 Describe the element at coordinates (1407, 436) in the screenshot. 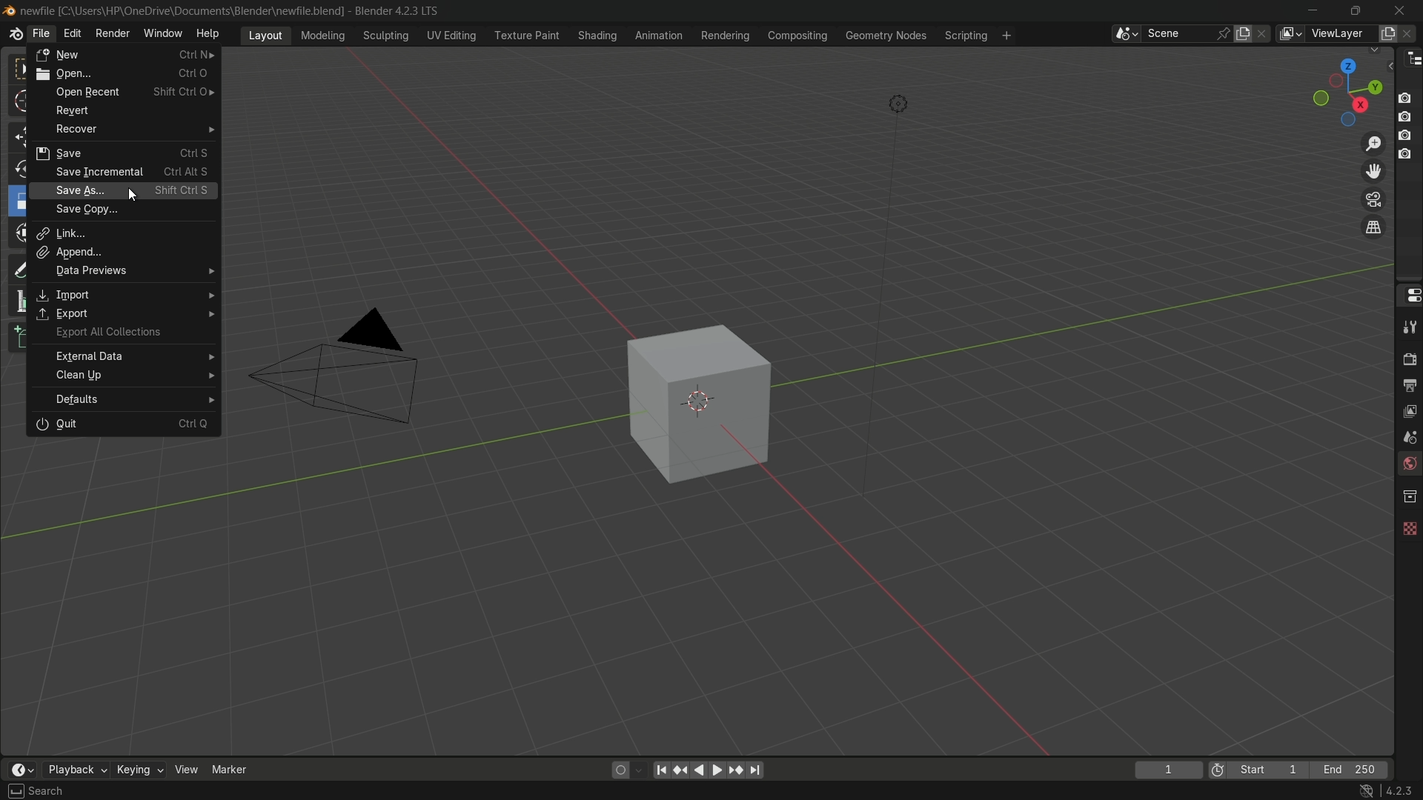

I see `scene` at that location.